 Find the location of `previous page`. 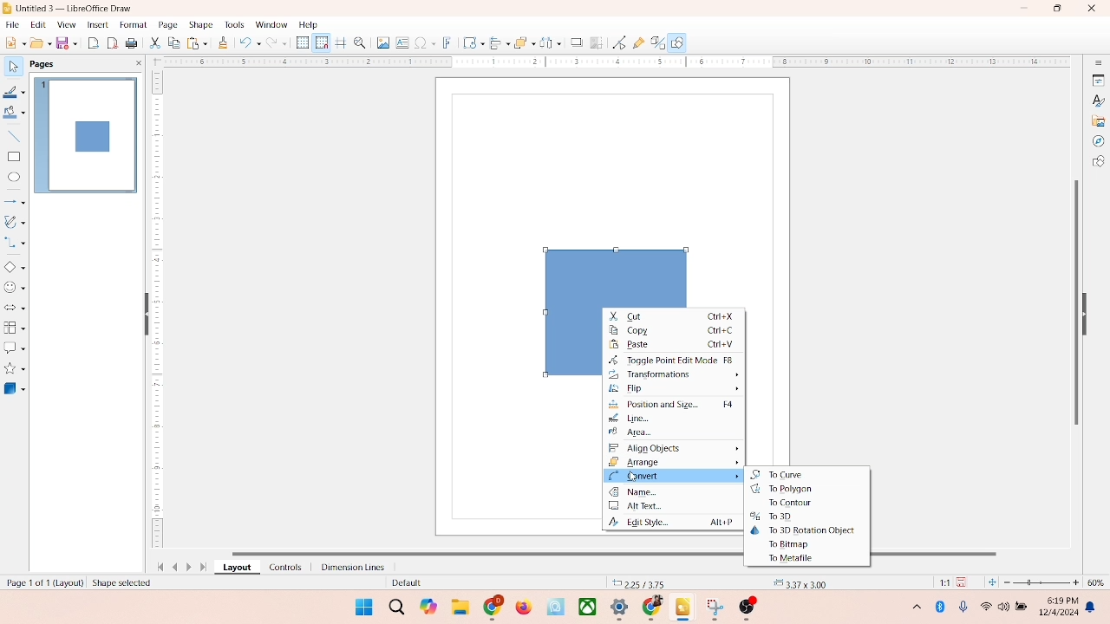

previous page is located at coordinates (175, 567).